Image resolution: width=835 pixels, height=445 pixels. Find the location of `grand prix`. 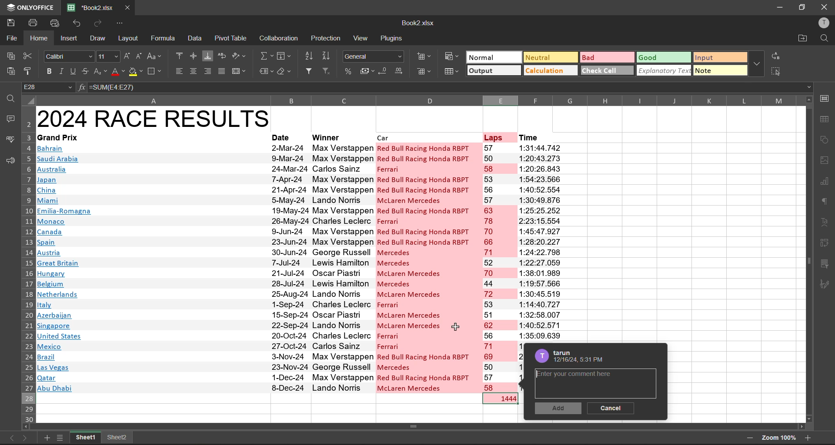

grand prix is located at coordinates (59, 137).